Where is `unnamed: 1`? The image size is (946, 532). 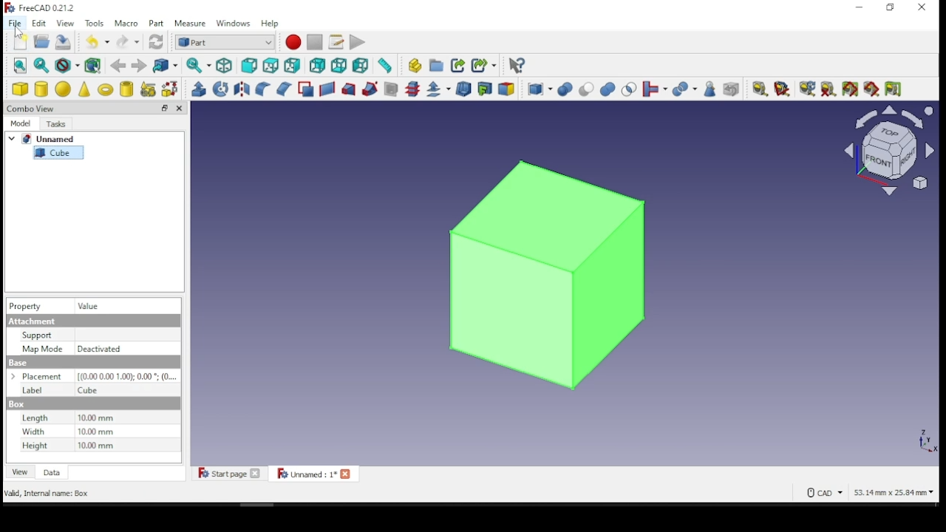
unnamed: 1 is located at coordinates (314, 473).